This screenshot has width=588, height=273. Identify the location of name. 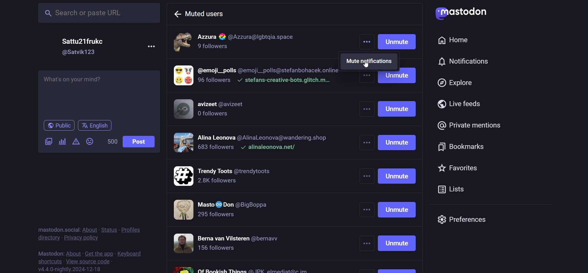
(82, 41).